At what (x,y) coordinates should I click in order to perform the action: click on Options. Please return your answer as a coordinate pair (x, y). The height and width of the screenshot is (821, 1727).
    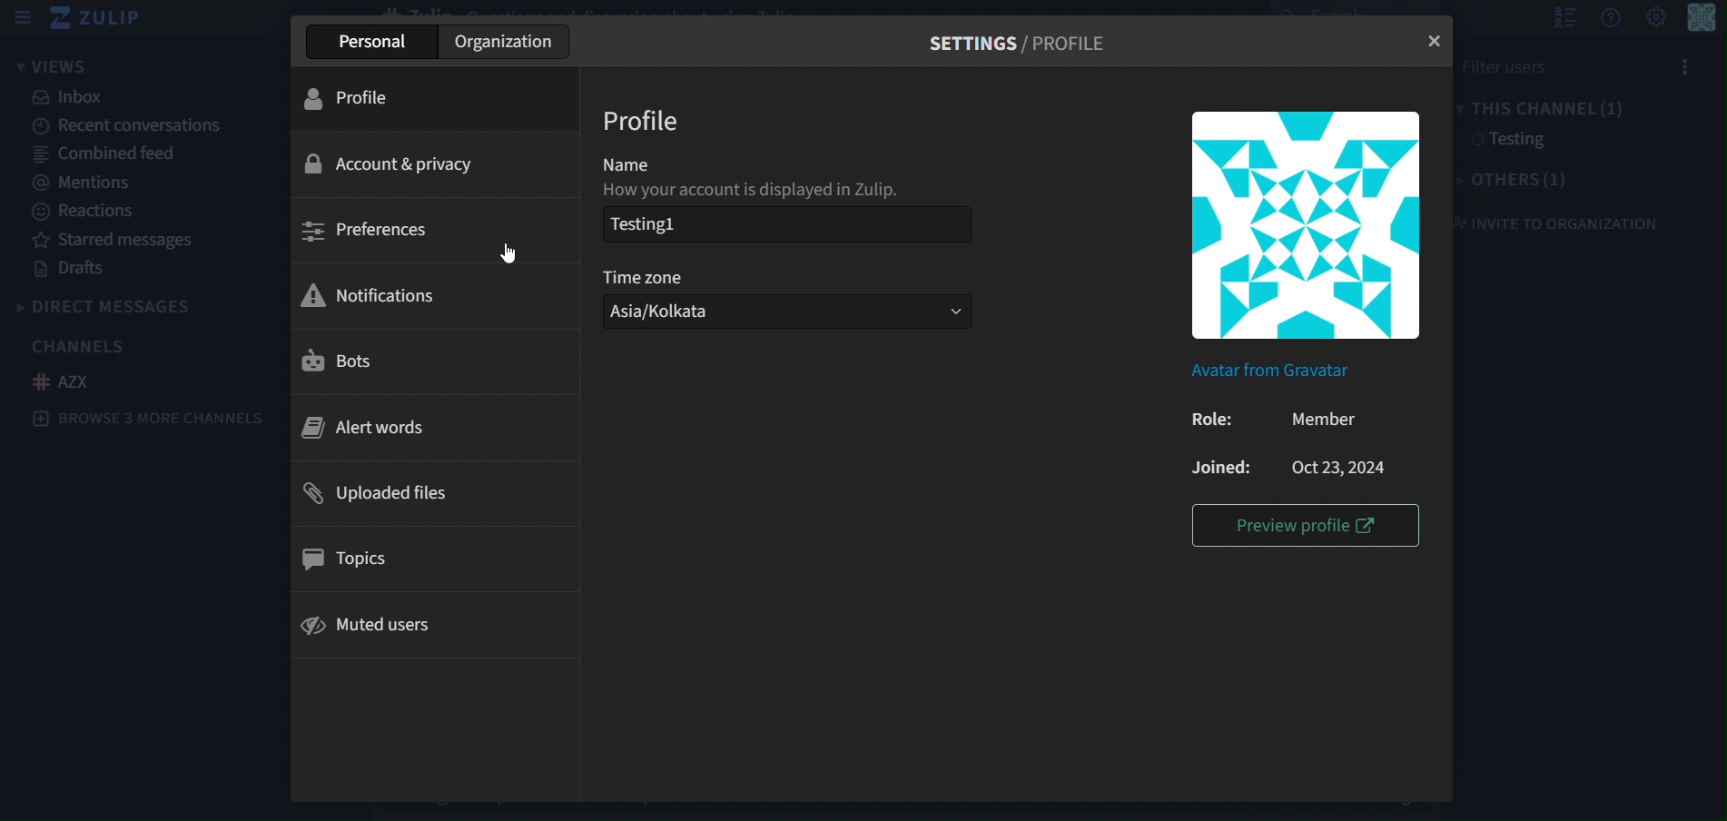
    Looking at the image, I should click on (1685, 67).